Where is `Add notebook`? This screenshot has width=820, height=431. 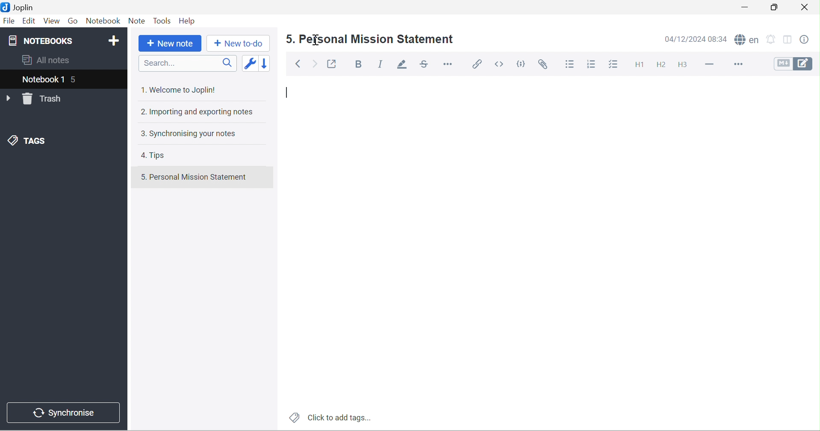 Add notebook is located at coordinates (114, 41).